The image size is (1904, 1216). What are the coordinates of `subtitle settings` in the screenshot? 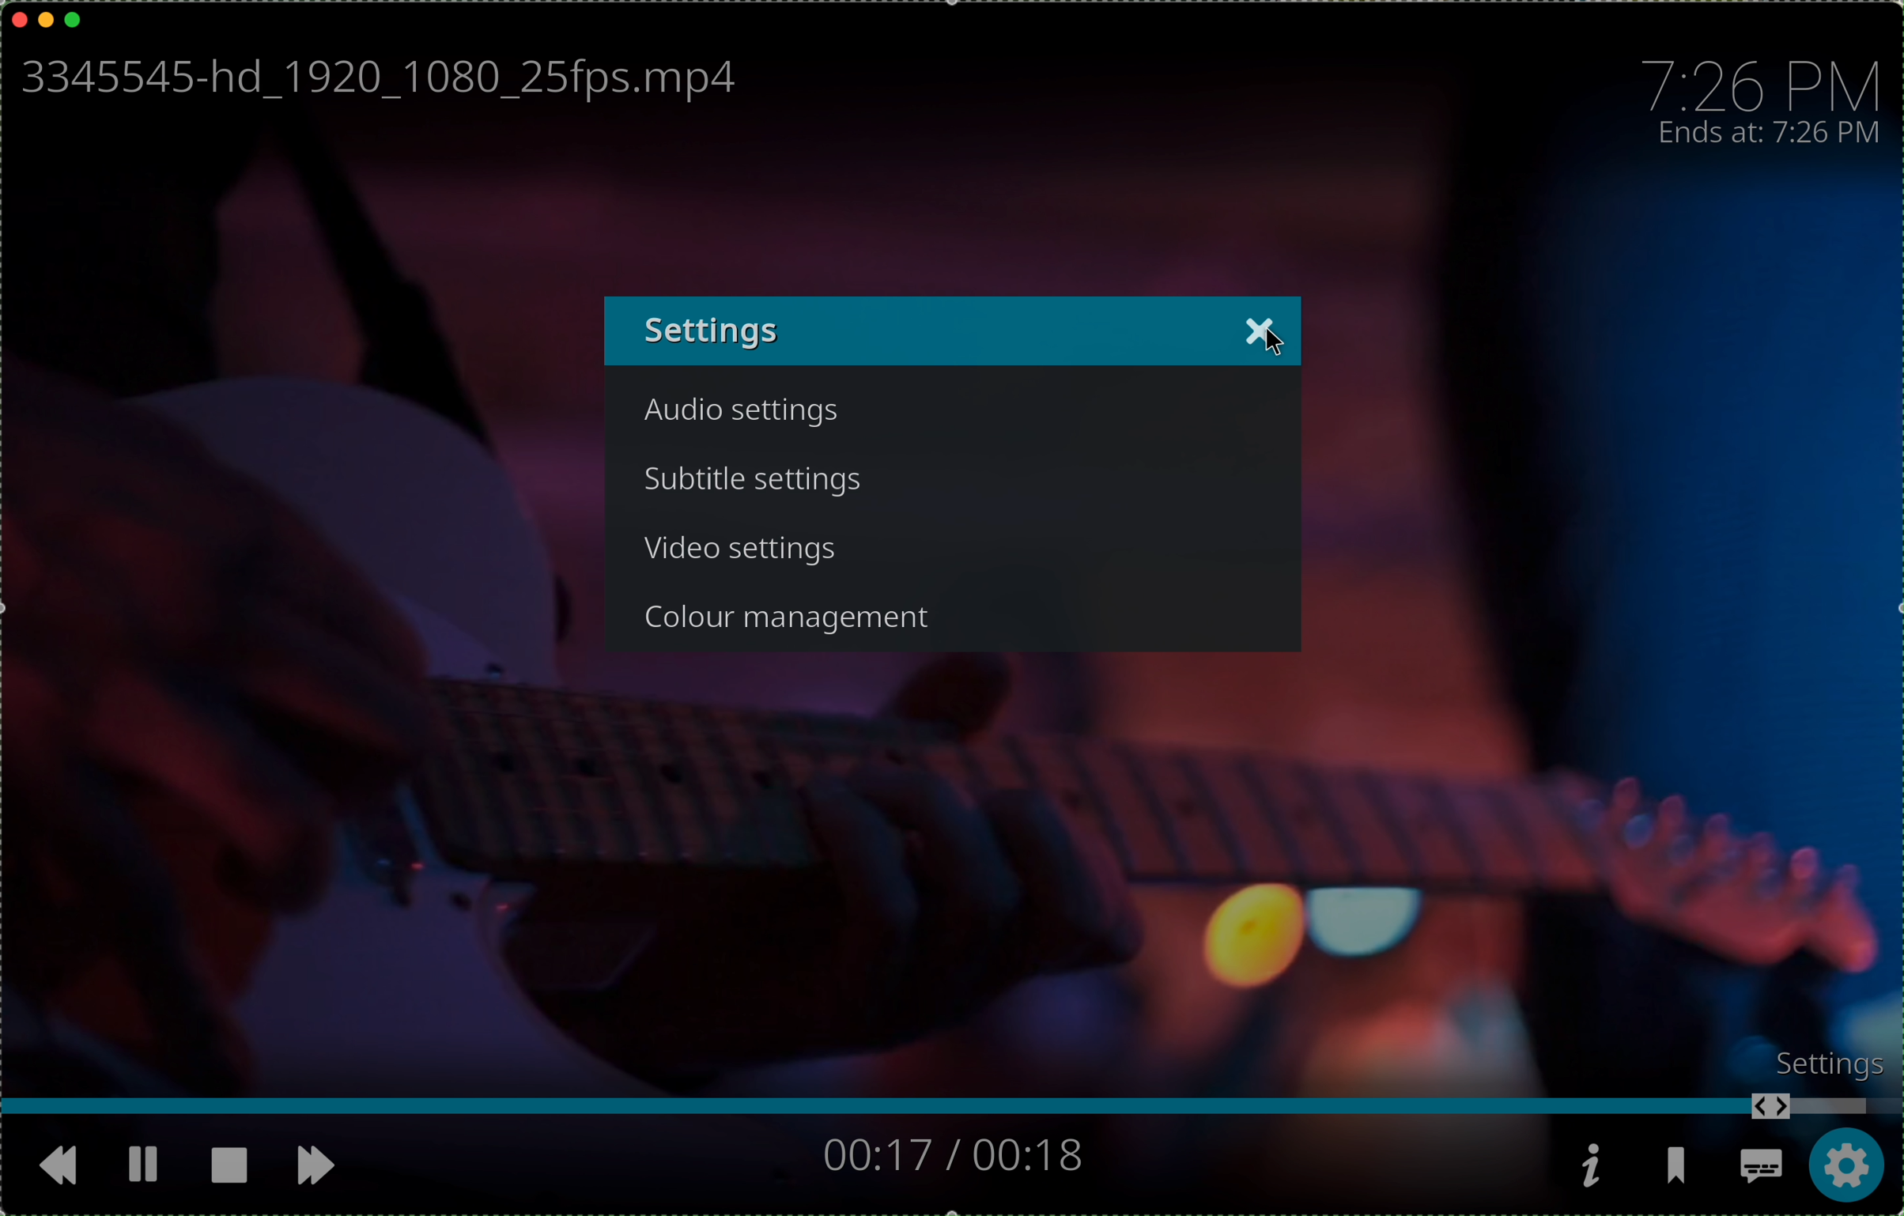 It's located at (758, 481).